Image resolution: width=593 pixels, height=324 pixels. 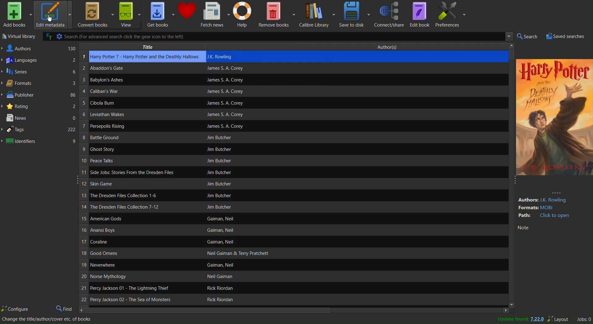 What do you see at coordinates (115, 102) in the screenshot?
I see `Book name` at bounding box center [115, 102].